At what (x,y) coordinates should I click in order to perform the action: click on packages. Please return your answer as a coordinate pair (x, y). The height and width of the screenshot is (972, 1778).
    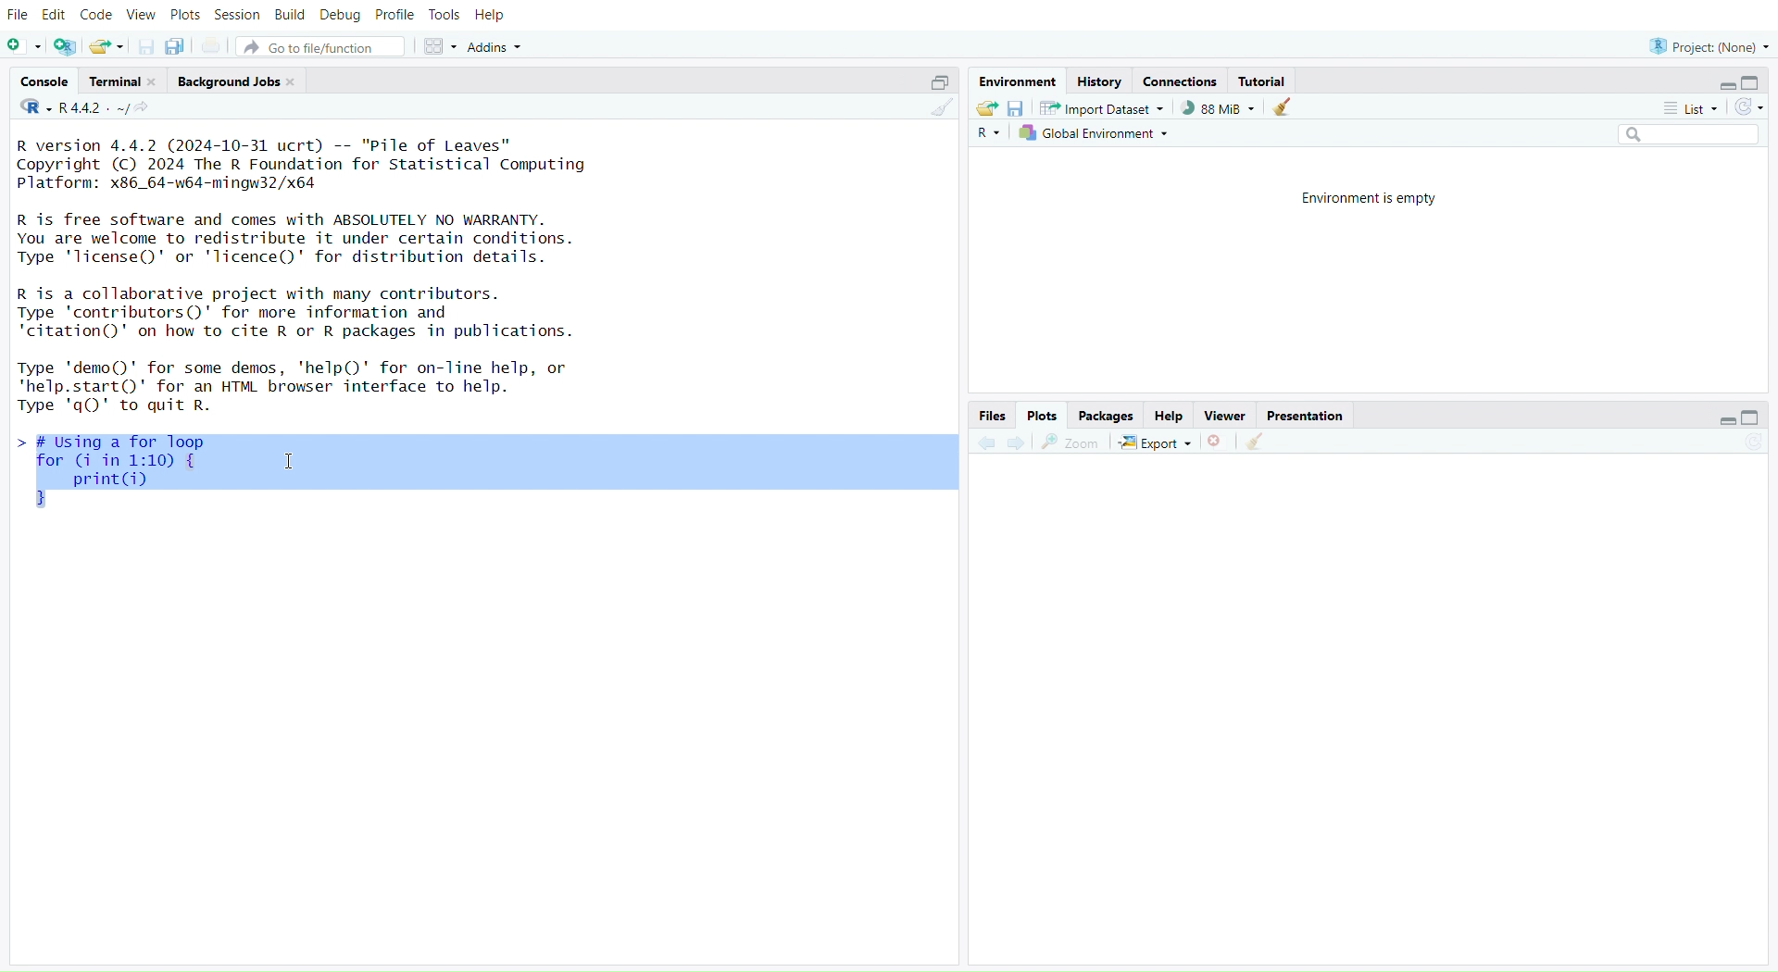
    Looking at the image, I should click on (1108, 417).